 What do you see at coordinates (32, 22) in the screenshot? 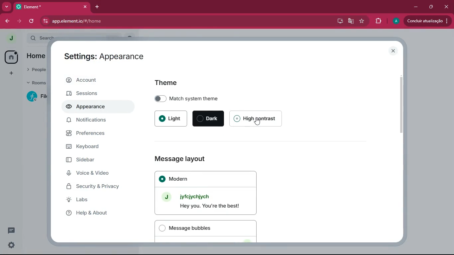
I see `refresh` at bounding box center [32, 22].